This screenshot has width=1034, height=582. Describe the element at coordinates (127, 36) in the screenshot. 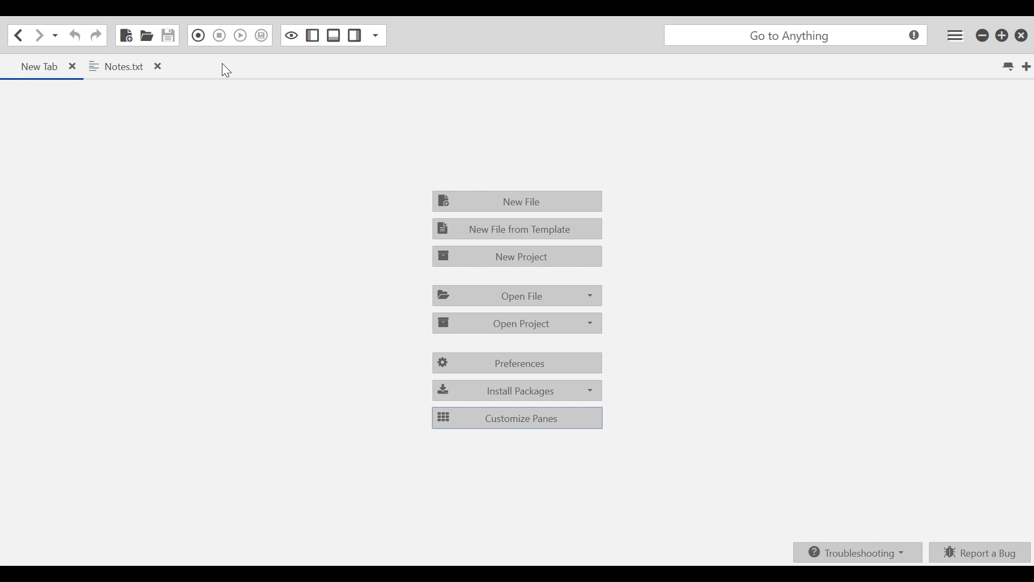

I see `New File` at that location.